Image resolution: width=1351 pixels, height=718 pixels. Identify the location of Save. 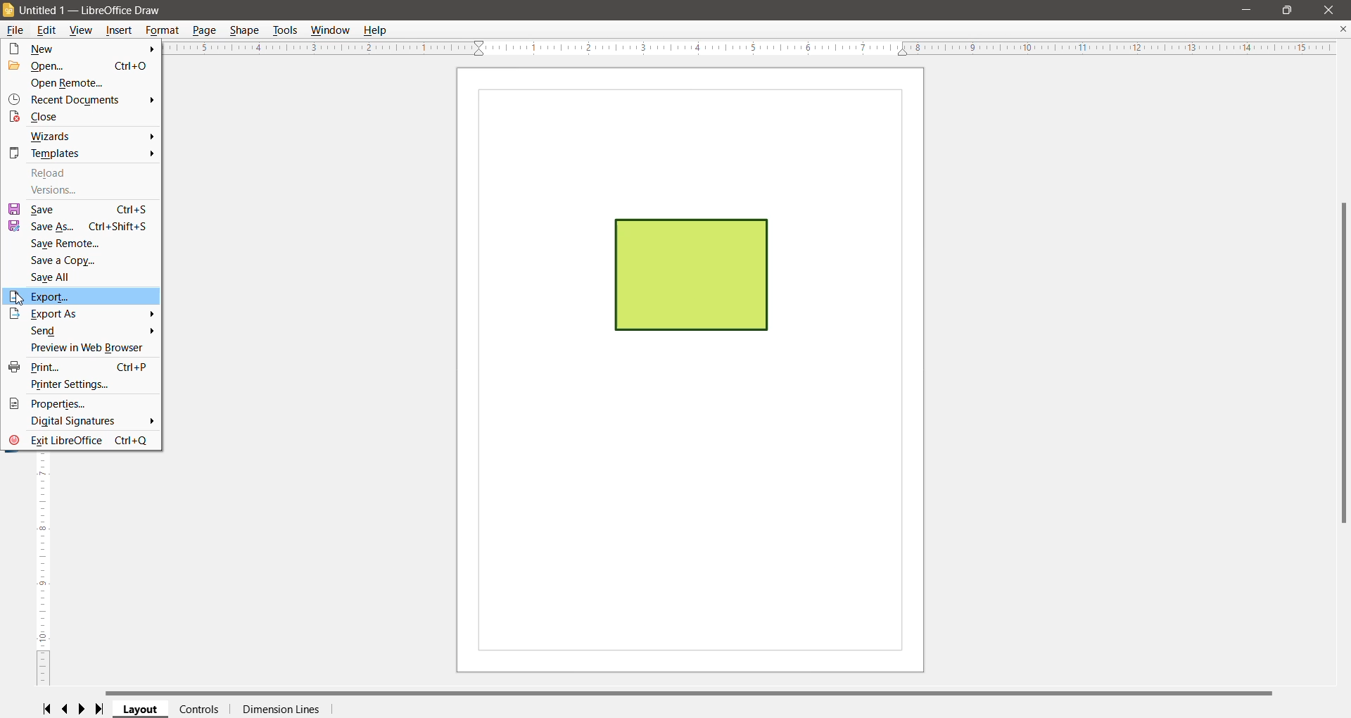
(79, 209).